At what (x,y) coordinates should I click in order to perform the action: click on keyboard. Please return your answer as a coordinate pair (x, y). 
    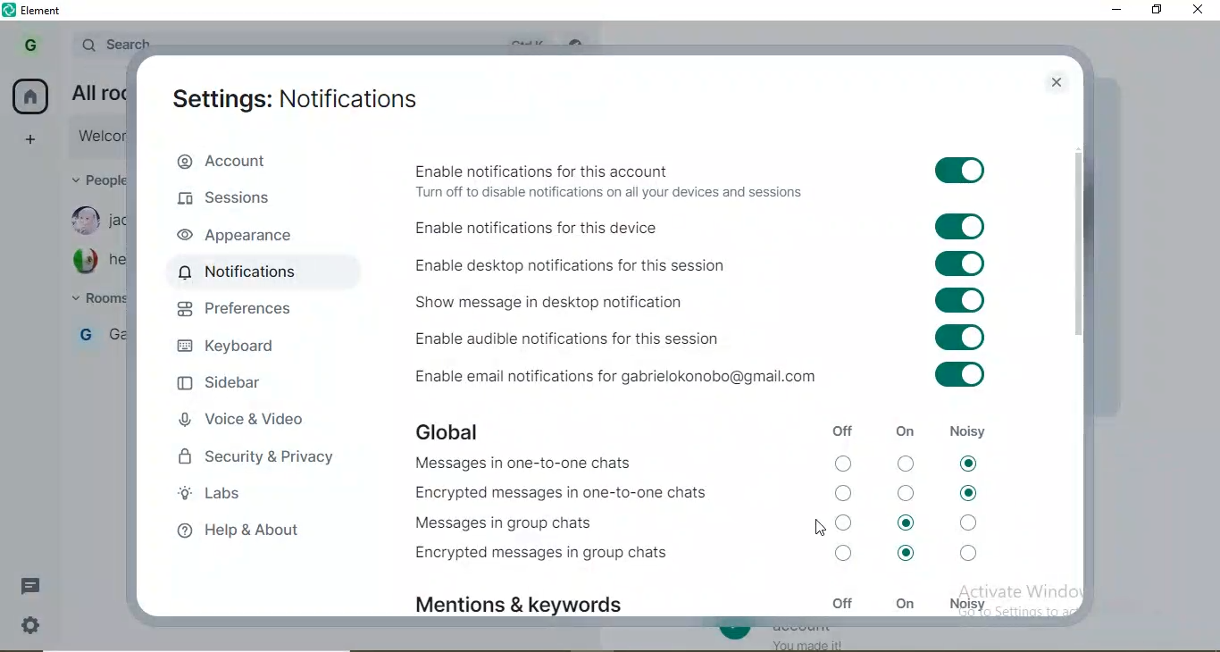
    Looking at the image, I should click on (230, 350).